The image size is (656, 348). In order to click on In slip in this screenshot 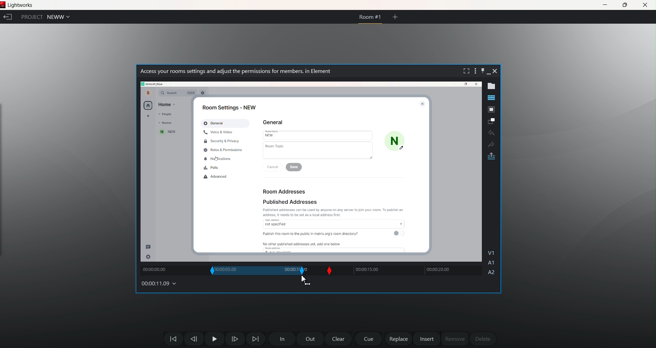, I will do `click(208, 271)`.